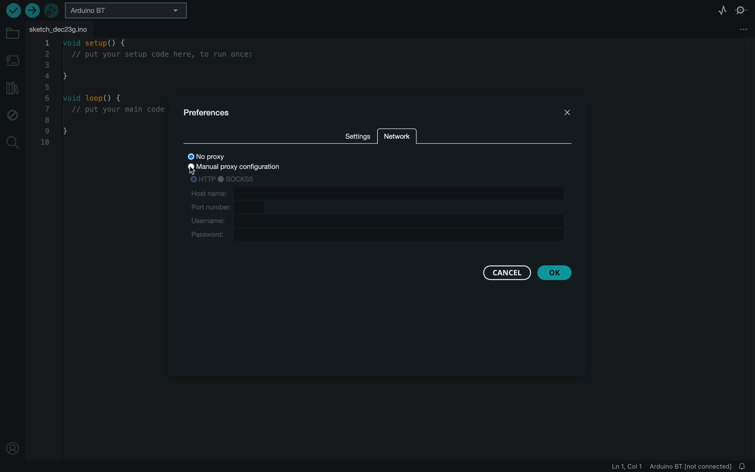  Describe the element at coordinates (507, 273) in the screenshot. I see `cancel` at that location.